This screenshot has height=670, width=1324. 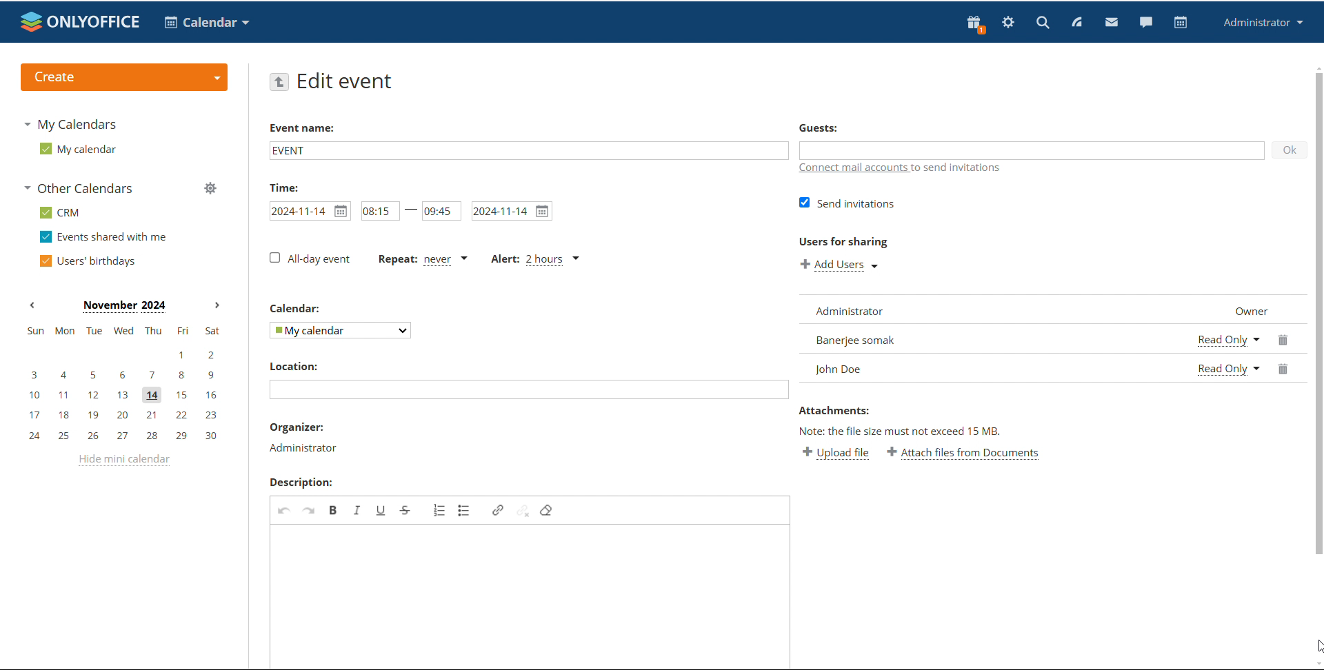 I want to click on time, so click(x=281, y=187).